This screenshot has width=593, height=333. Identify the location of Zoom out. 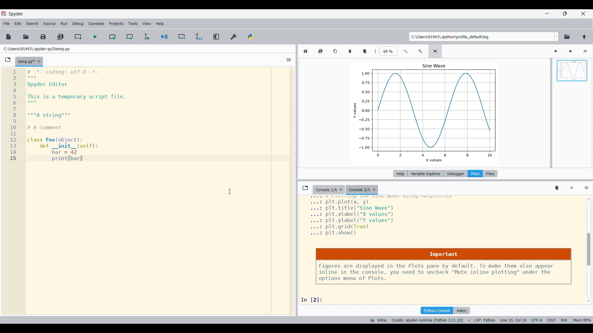
(406, 51).